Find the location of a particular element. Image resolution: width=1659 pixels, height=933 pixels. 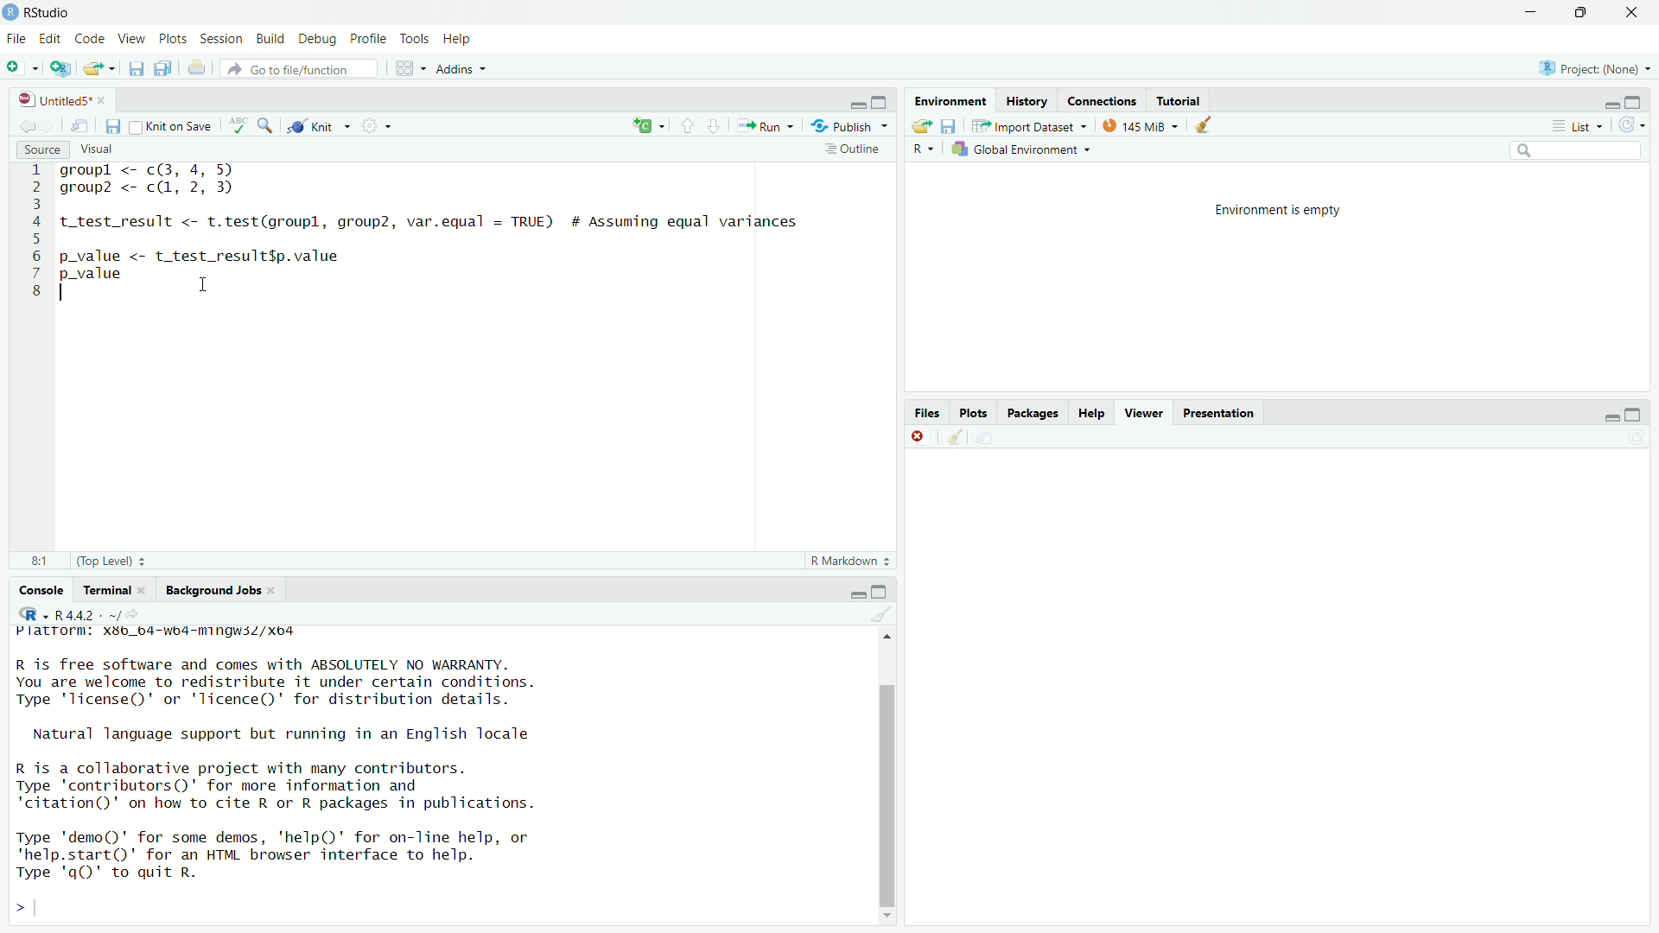

Plots is located at coordinates (974, 413).